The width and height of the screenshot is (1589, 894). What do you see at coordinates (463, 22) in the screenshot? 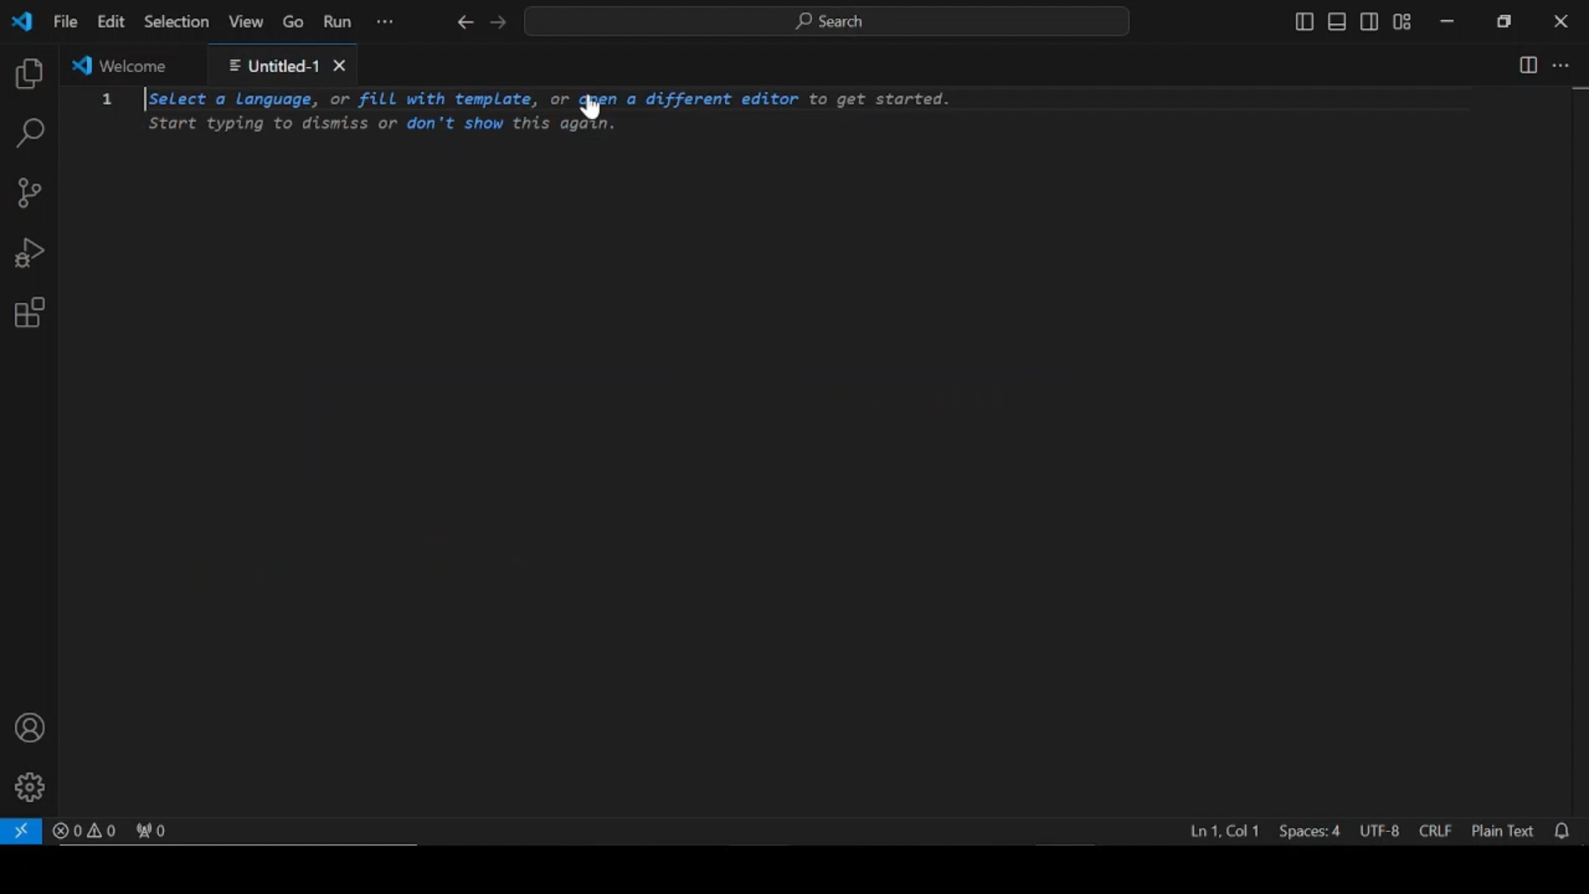
I see `previous` at bounding box center [463, 22].